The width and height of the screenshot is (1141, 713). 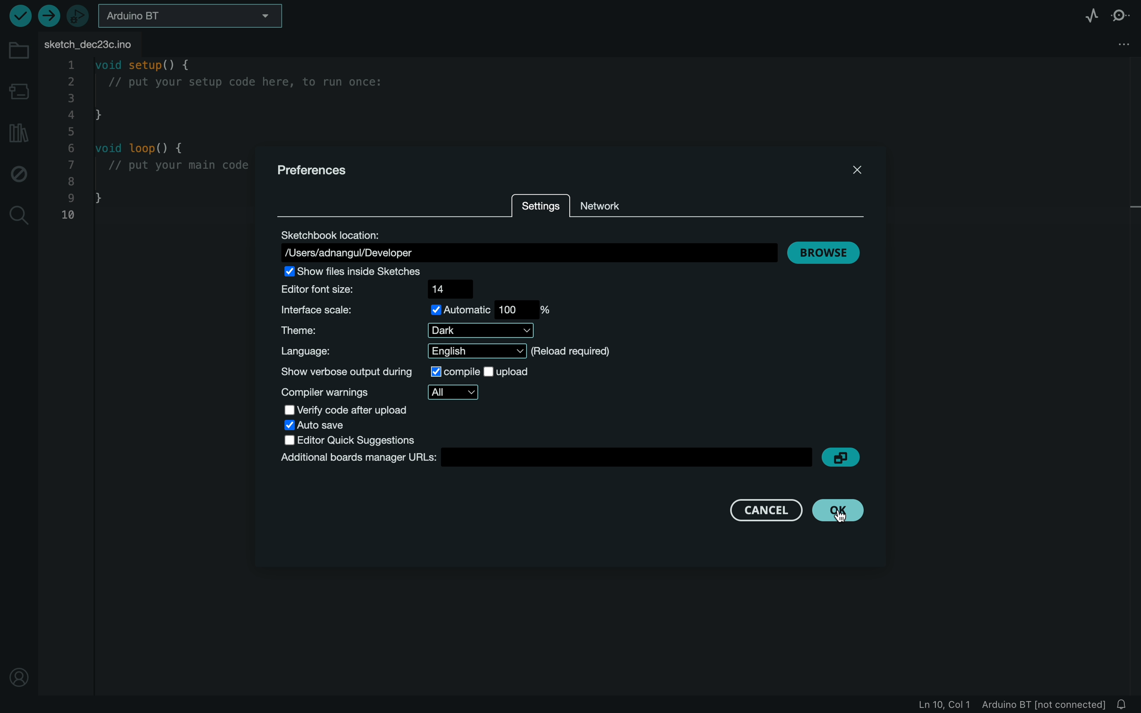 I want to click on file setting, so click(x=1120, y=43).